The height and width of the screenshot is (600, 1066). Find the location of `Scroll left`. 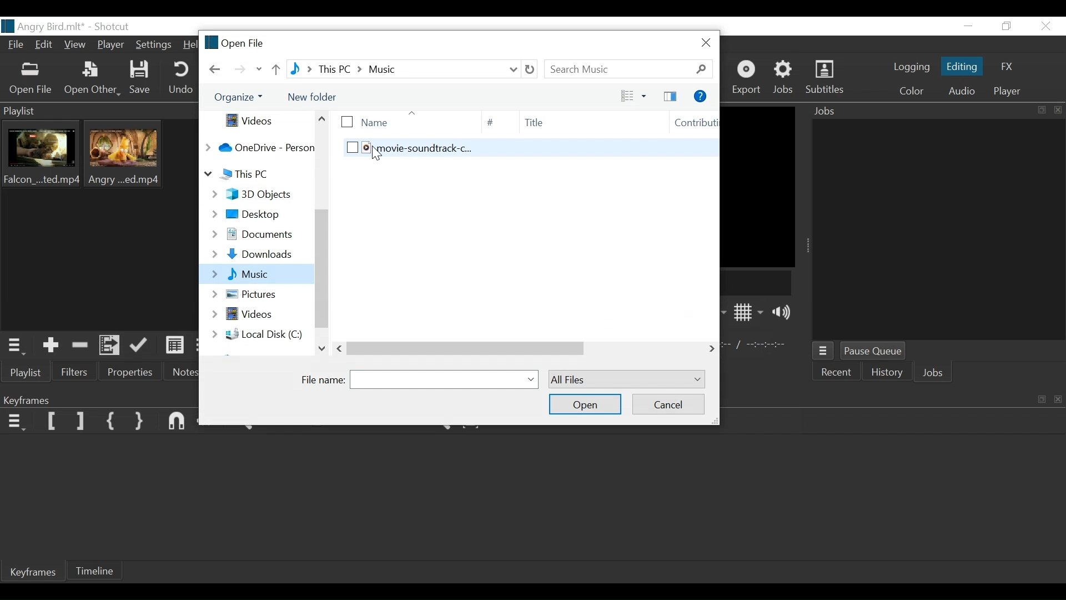

Scroll left is located at coordinates (341, 348).